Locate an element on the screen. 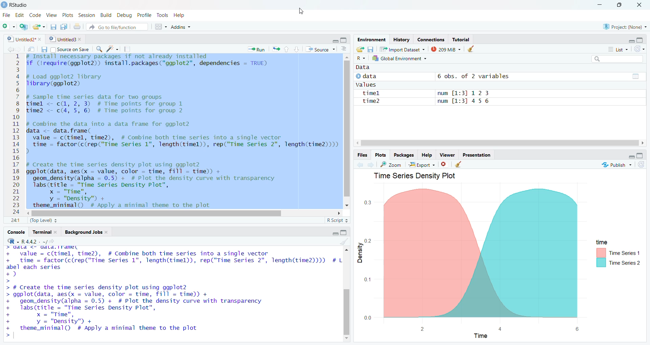 The image size is (650, 345). Maximize is located at coordinates (345, 40).